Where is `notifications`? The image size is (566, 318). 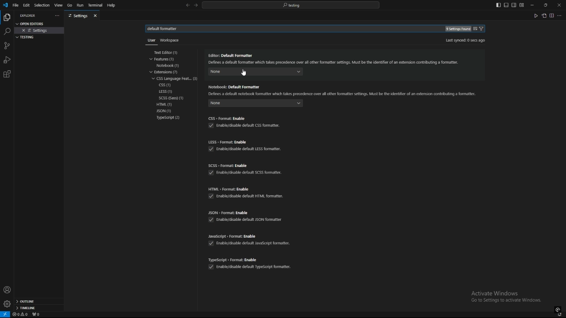
notifications is located at coordinates (560, 315).